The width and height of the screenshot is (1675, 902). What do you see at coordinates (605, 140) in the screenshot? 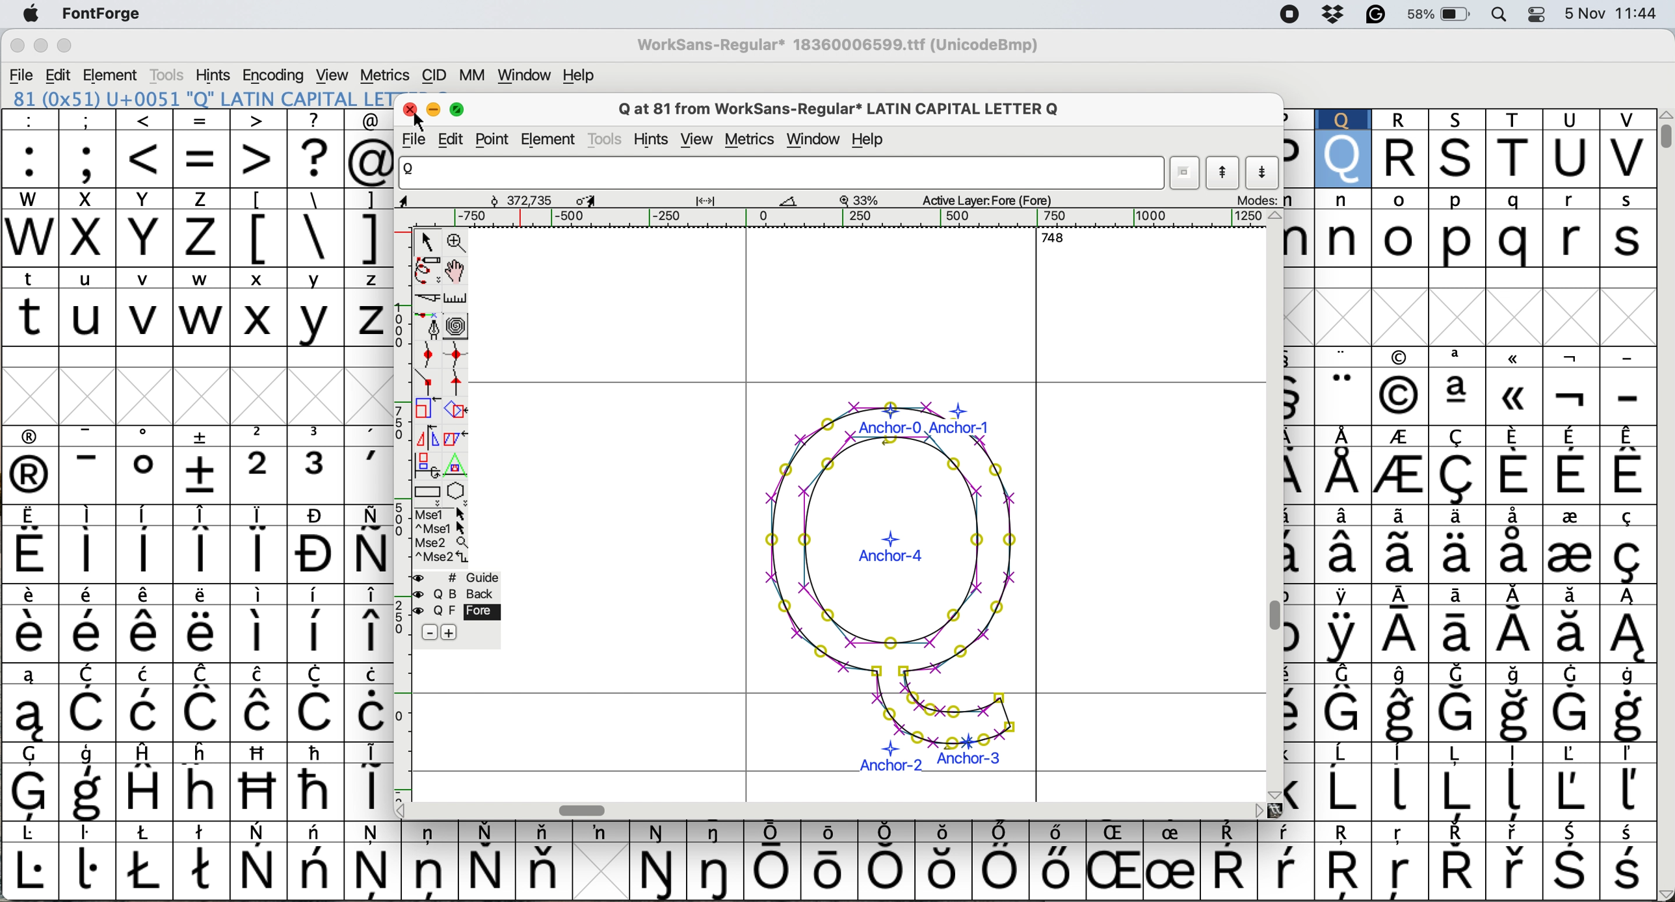
I see `tools` at bounding box center [605, 140].